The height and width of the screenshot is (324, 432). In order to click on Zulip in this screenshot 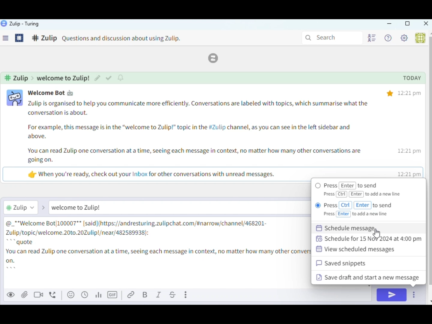, I will do `click(20, 24)`.